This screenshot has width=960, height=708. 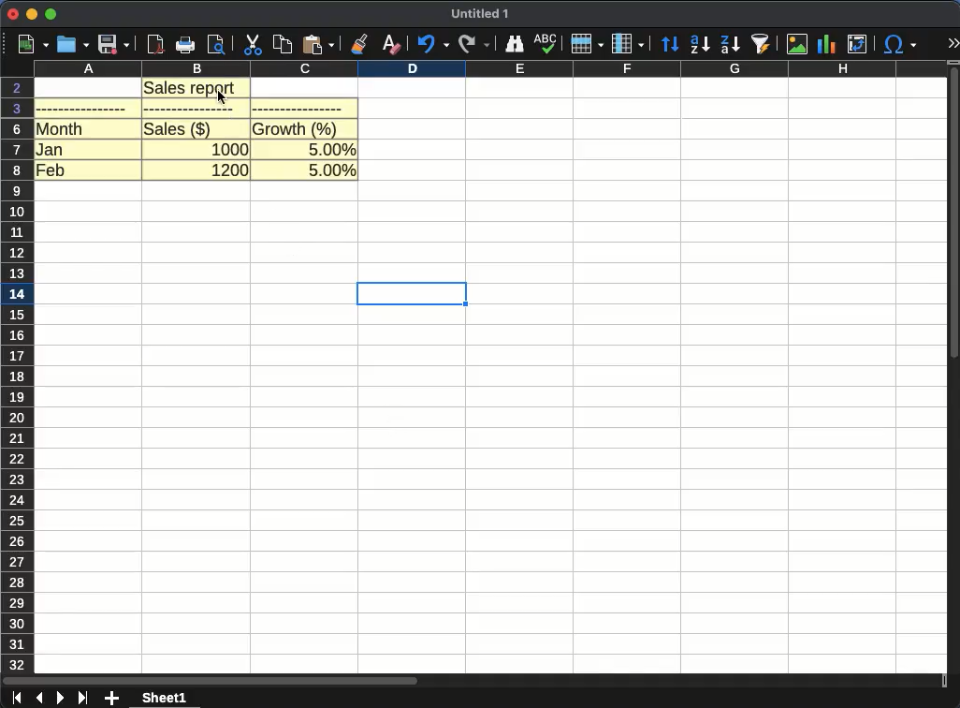 What do you see at coordinates (799, 44) in the screenshot?
I see `image` at bounding box center [799, 44].